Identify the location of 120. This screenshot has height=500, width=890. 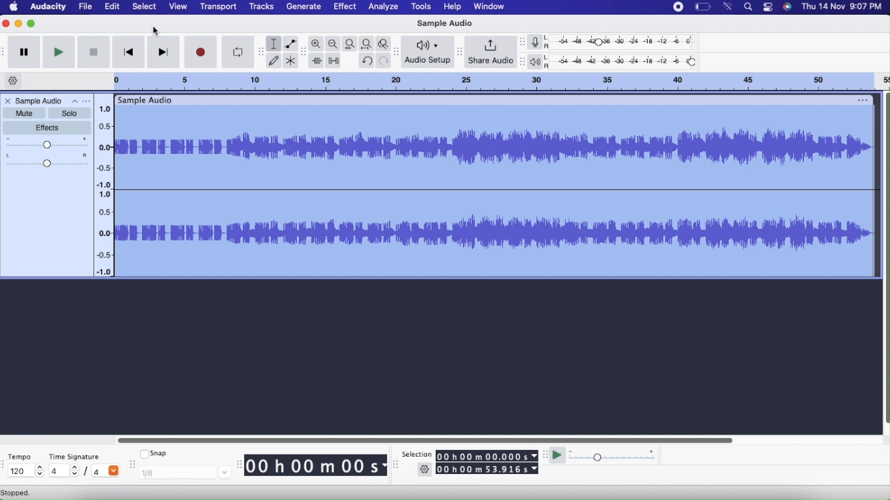
(27, 471).